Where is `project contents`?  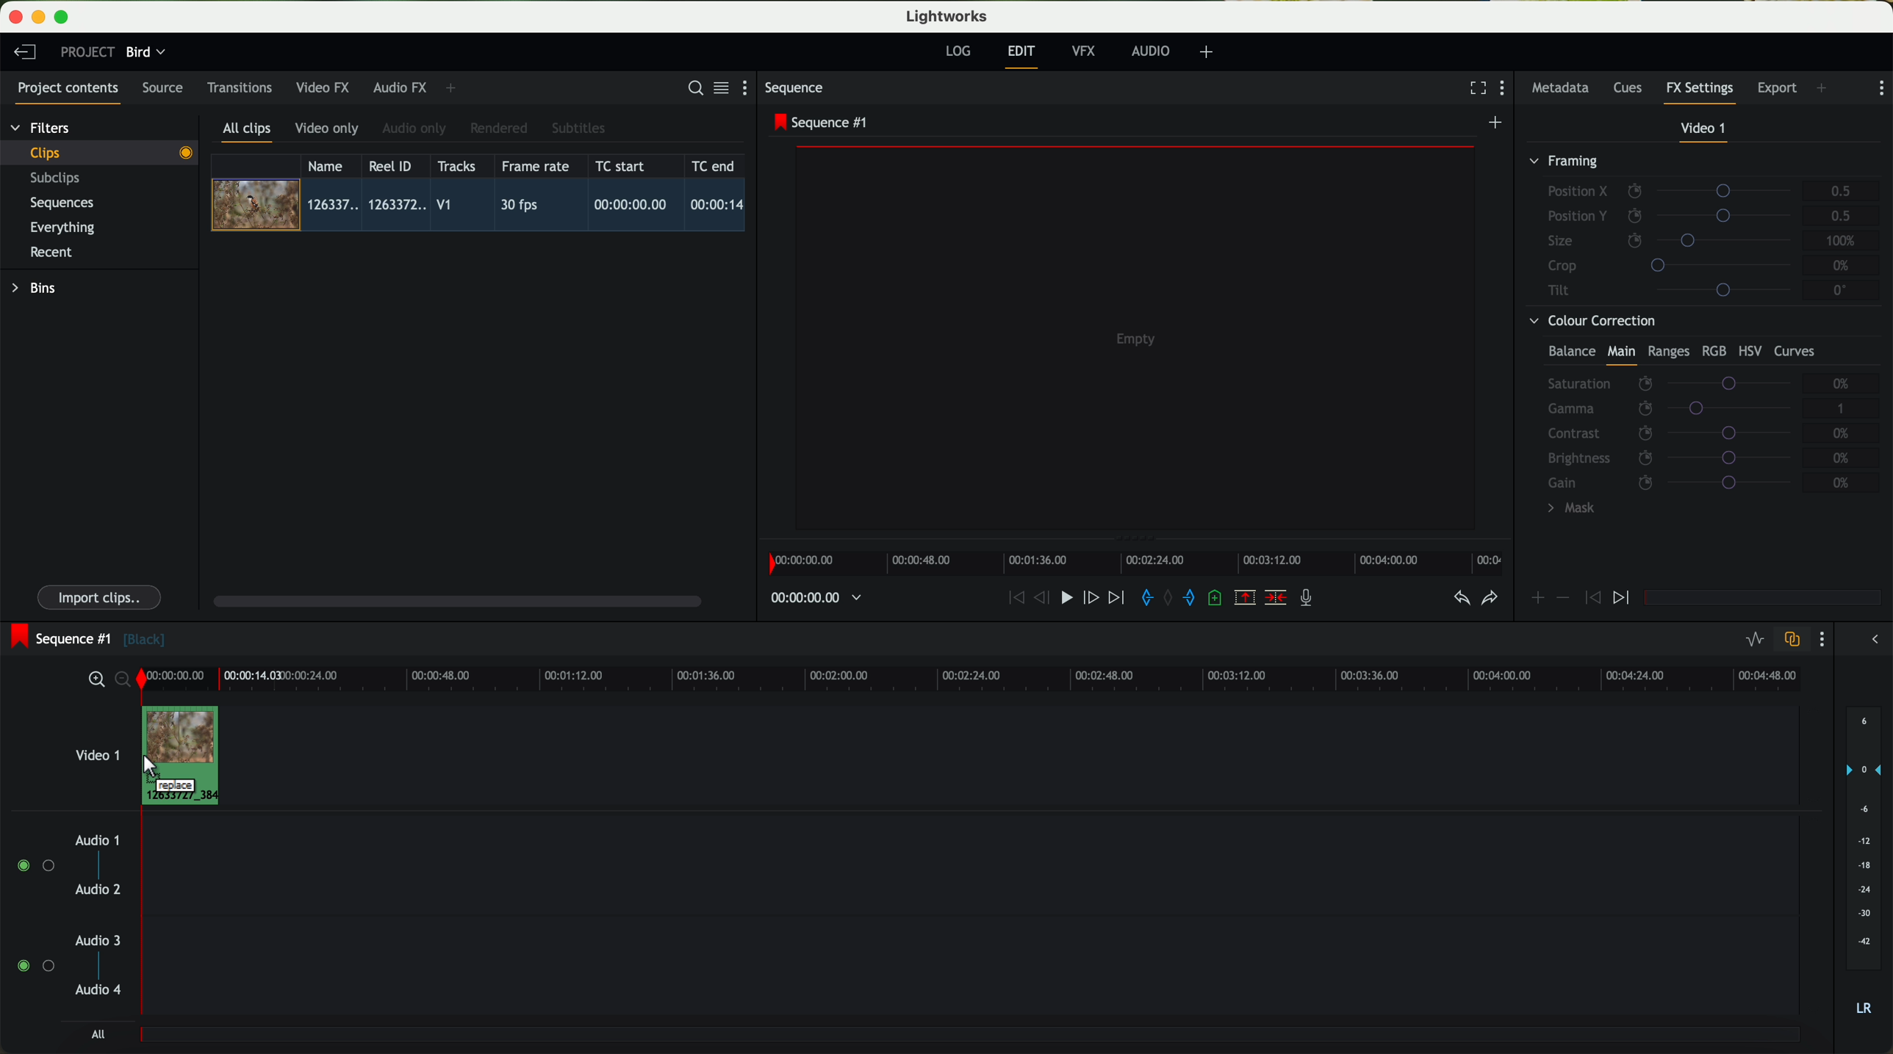
project contents is located at coordinates (68, 93).